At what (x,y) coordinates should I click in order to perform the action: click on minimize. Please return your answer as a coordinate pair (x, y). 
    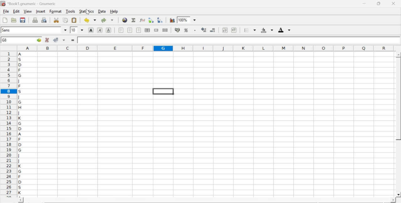
    Looking at the image, I should click on (365, 3).